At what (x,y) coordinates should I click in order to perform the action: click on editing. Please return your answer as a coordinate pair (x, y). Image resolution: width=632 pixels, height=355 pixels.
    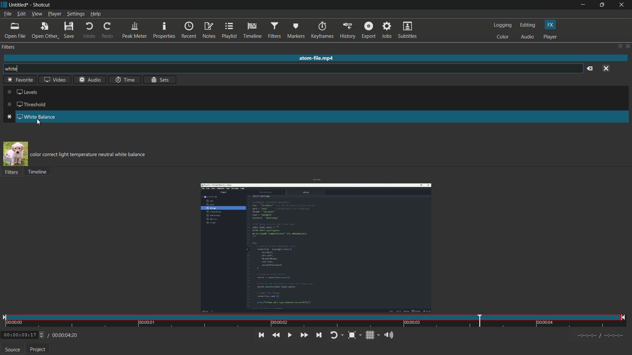
    Looking at the image, I should click on (528, 26).